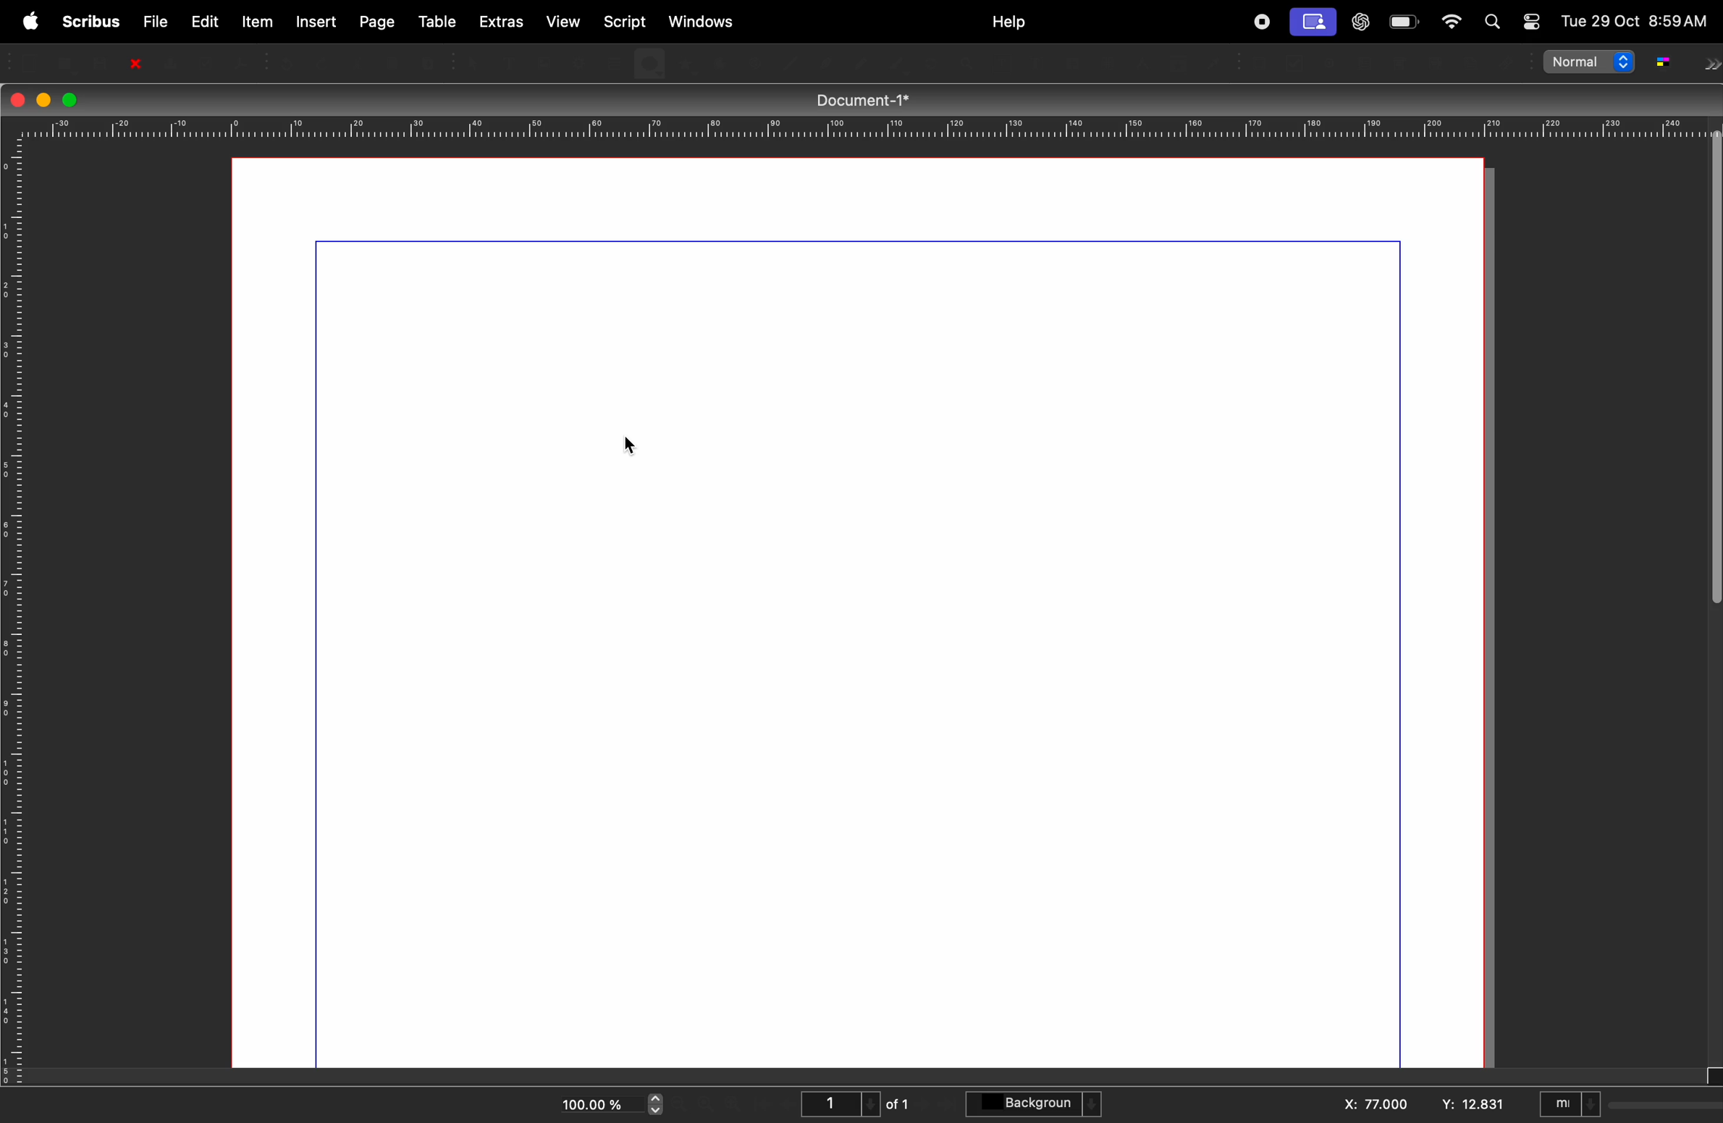  I want to click on y: 12.831, so click(1470, 1103).